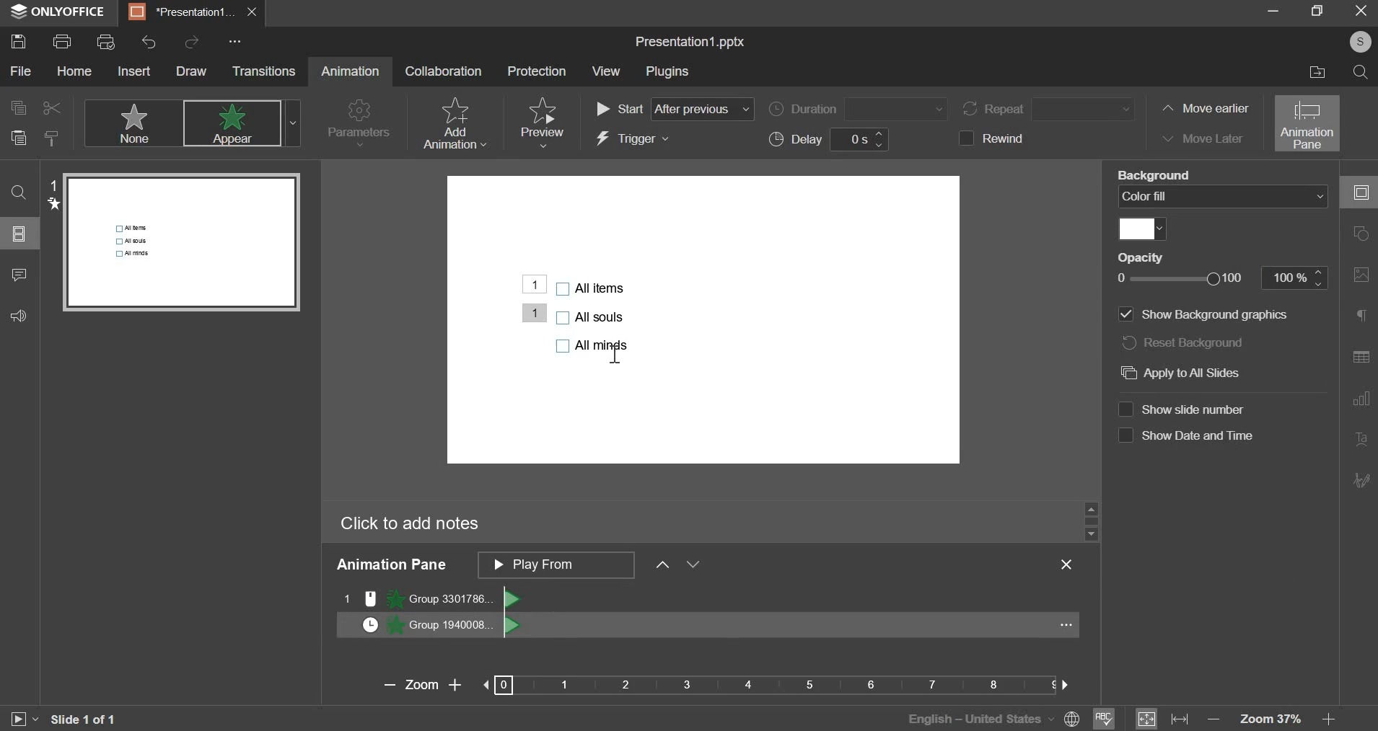  Describe the element at coordinates (1201, 316) in the screenshot. I see `show background graphics` at that location.